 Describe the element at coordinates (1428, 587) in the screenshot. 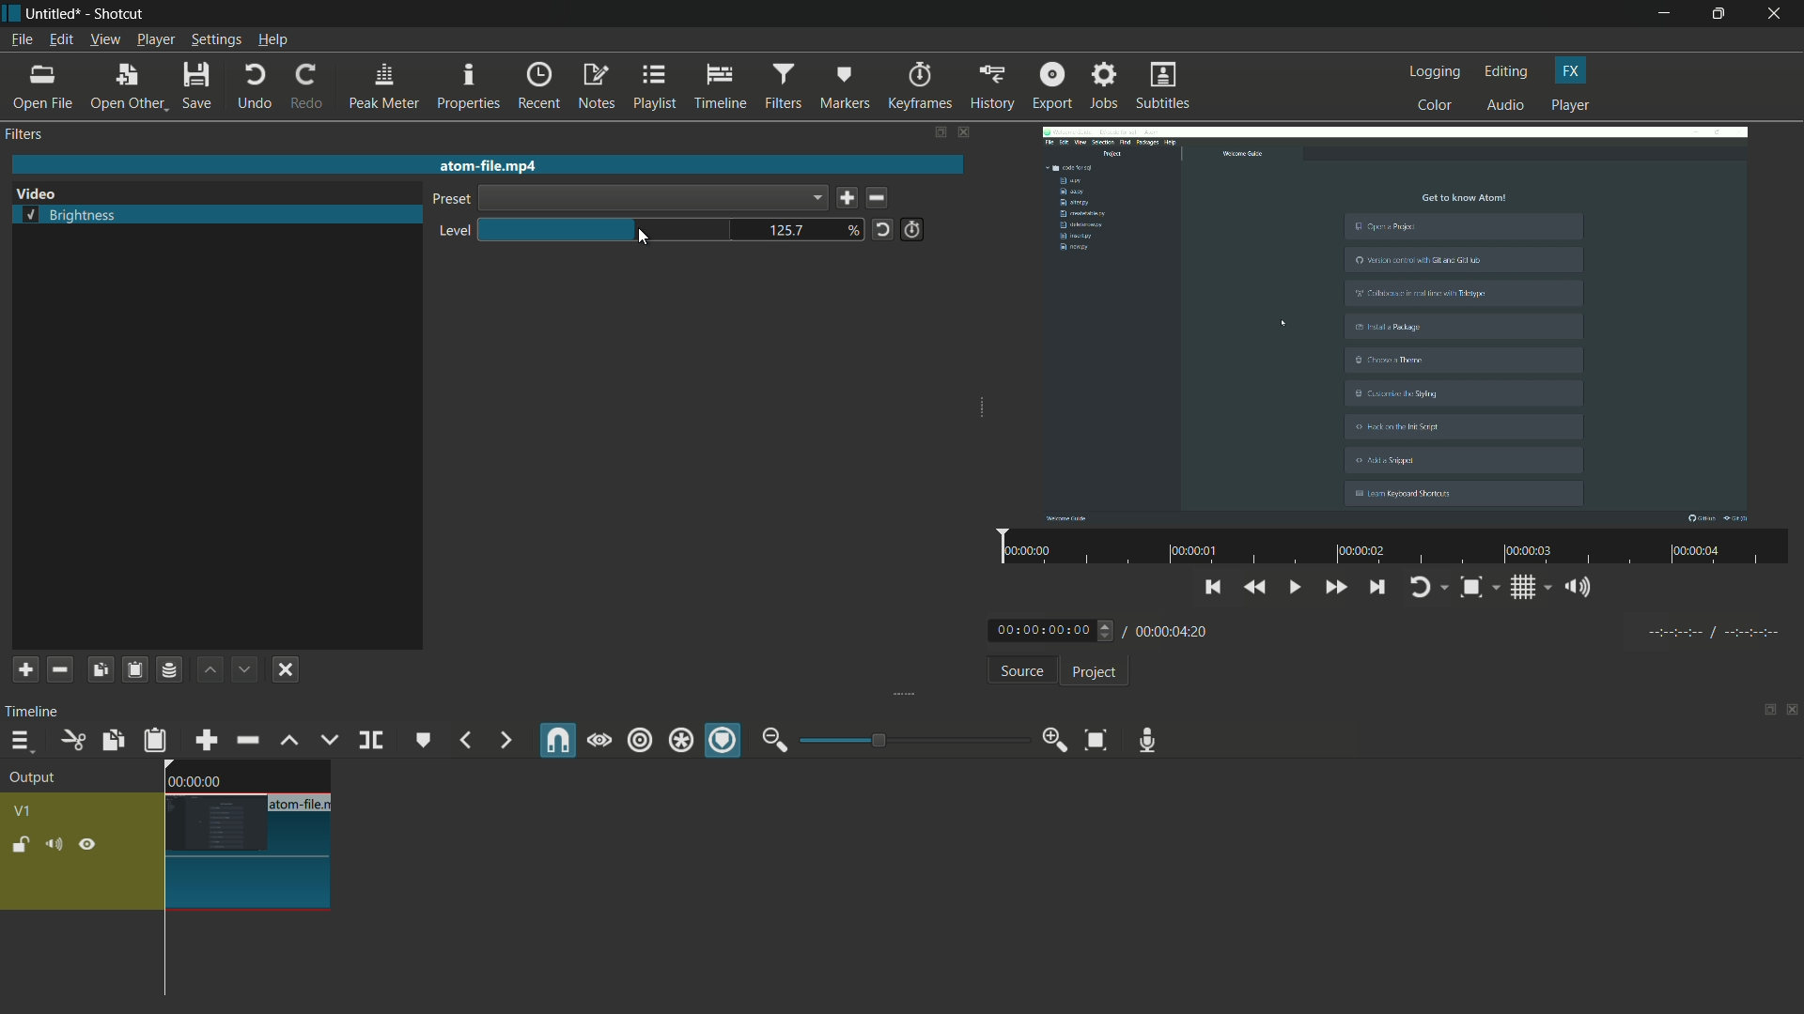

I see `toggle player logging` at that location.